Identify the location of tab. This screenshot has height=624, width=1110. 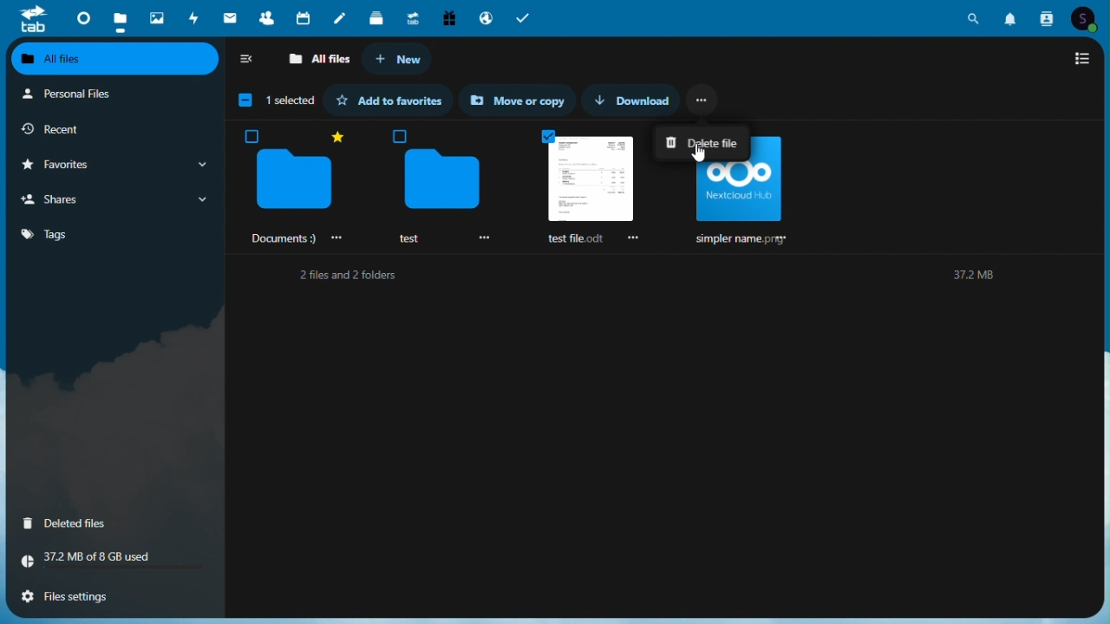
(31, 20).